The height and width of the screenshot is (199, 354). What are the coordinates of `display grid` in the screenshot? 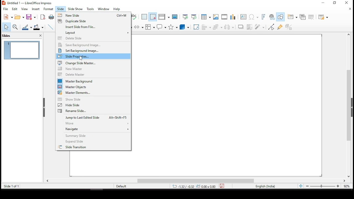 It's located at (144, 17).